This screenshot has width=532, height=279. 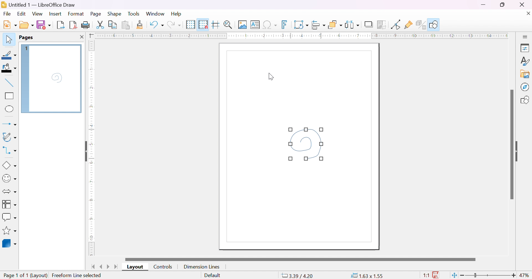 I want to click on cursor, so click(x=271, y=76).